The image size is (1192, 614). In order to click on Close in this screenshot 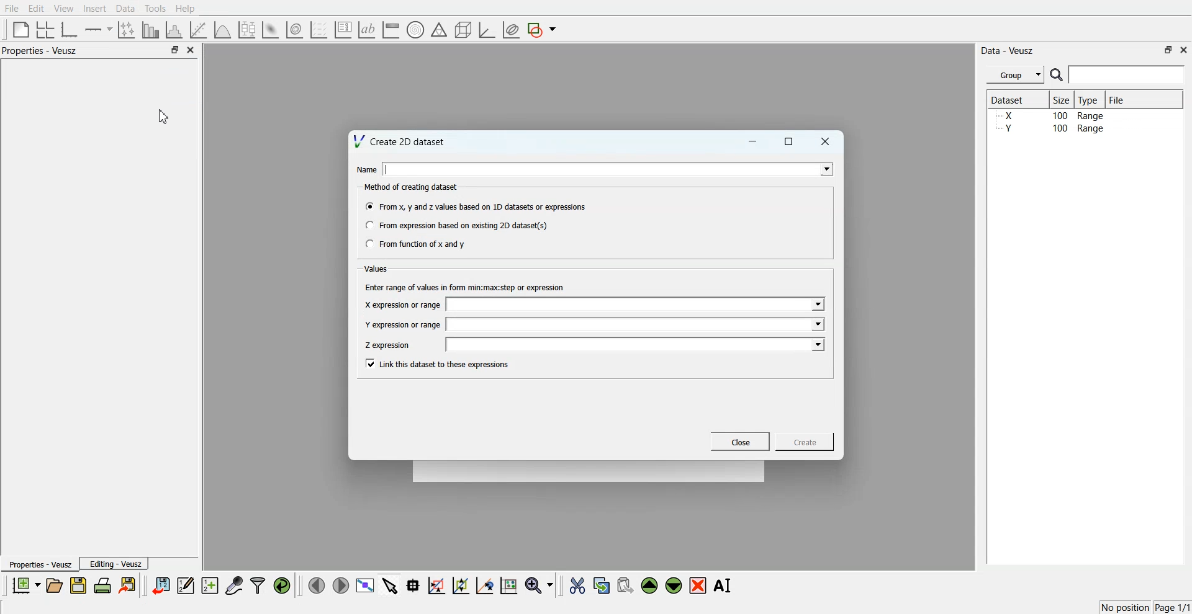, I will do `click(741, 442)`.